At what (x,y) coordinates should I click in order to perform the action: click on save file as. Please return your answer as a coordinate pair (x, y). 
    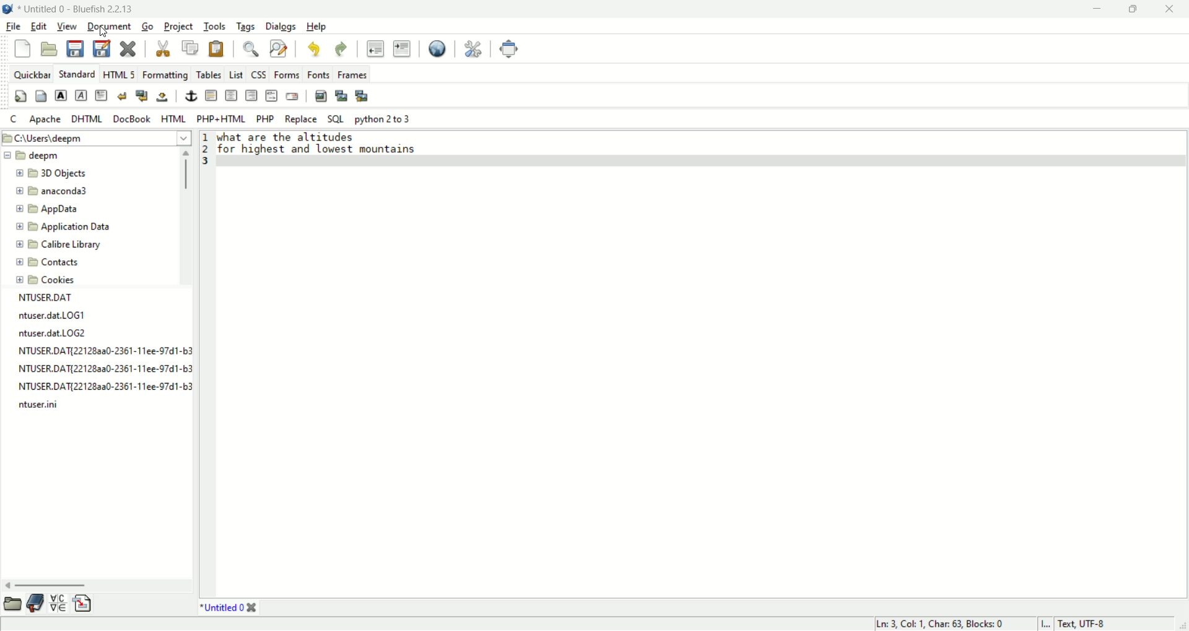
    Looking at the image, I should click on (100, 48).